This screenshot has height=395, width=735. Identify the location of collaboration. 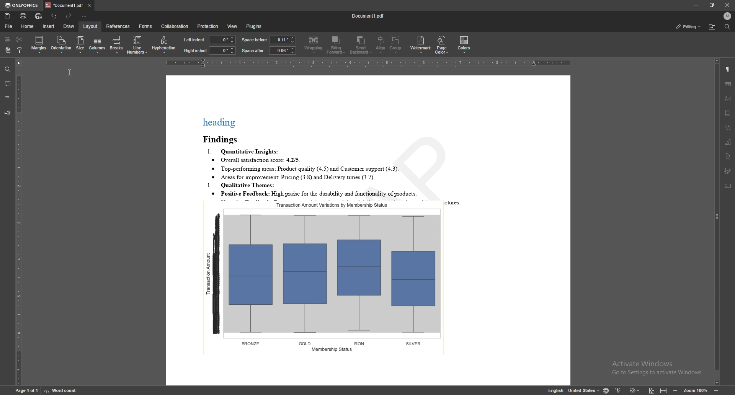
(176, 26).